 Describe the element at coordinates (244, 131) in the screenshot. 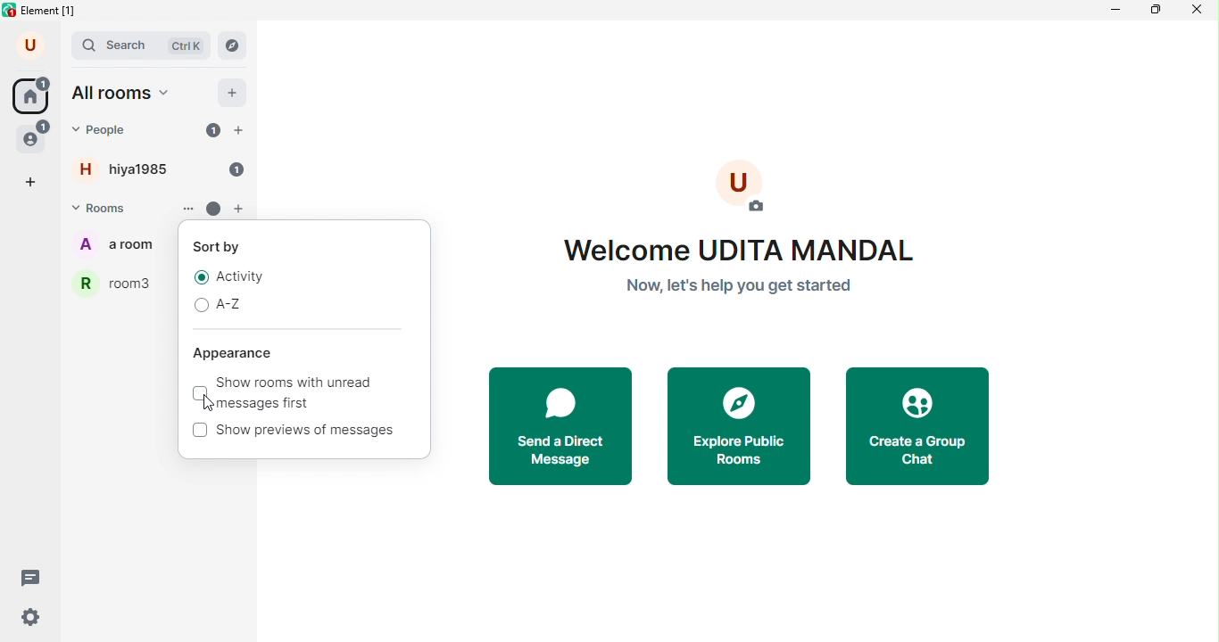

I see `add people` at that location.